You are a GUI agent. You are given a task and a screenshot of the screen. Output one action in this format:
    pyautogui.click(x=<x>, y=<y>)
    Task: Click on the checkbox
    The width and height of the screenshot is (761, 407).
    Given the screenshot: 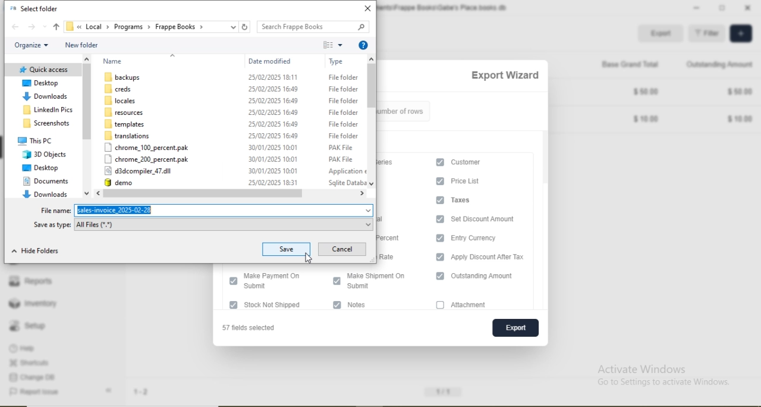 What is the action you would take?
    pyautogui.click(x=441, y=277)
    